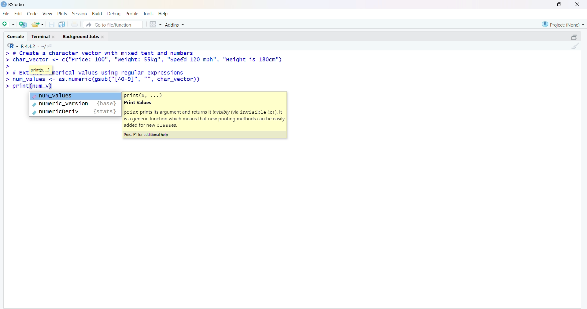 The height and width of the screenshot is (309, 587). Describe the element at coordinates (62, 14) in the screenshot. I see `plots` at that location.